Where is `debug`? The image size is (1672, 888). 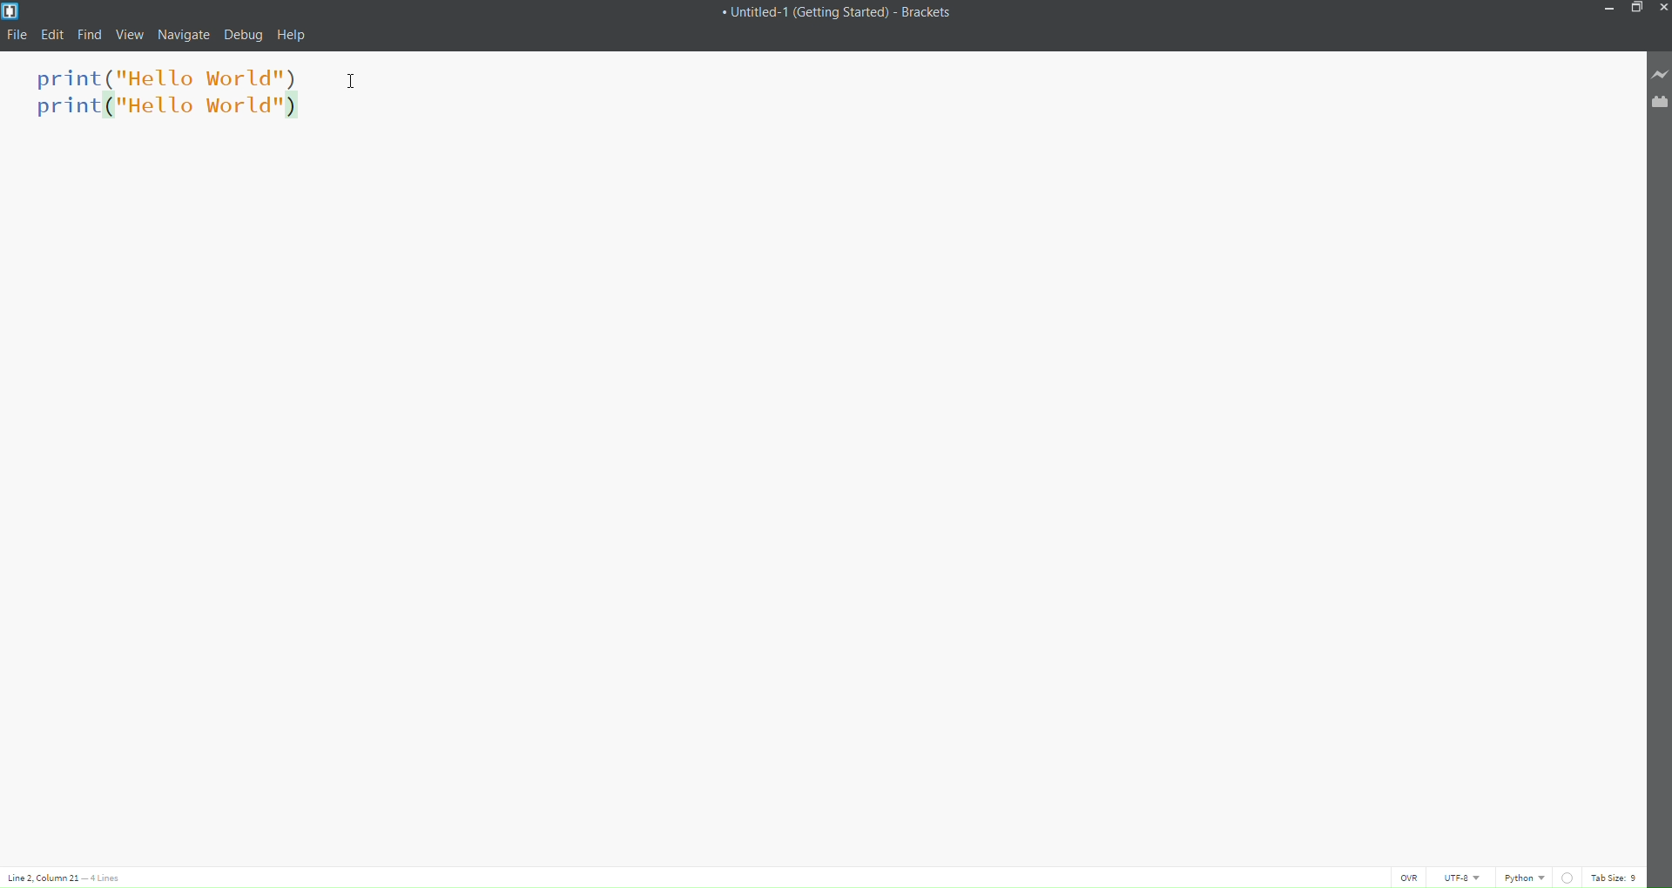
debug is located at coordinates (244, 35).